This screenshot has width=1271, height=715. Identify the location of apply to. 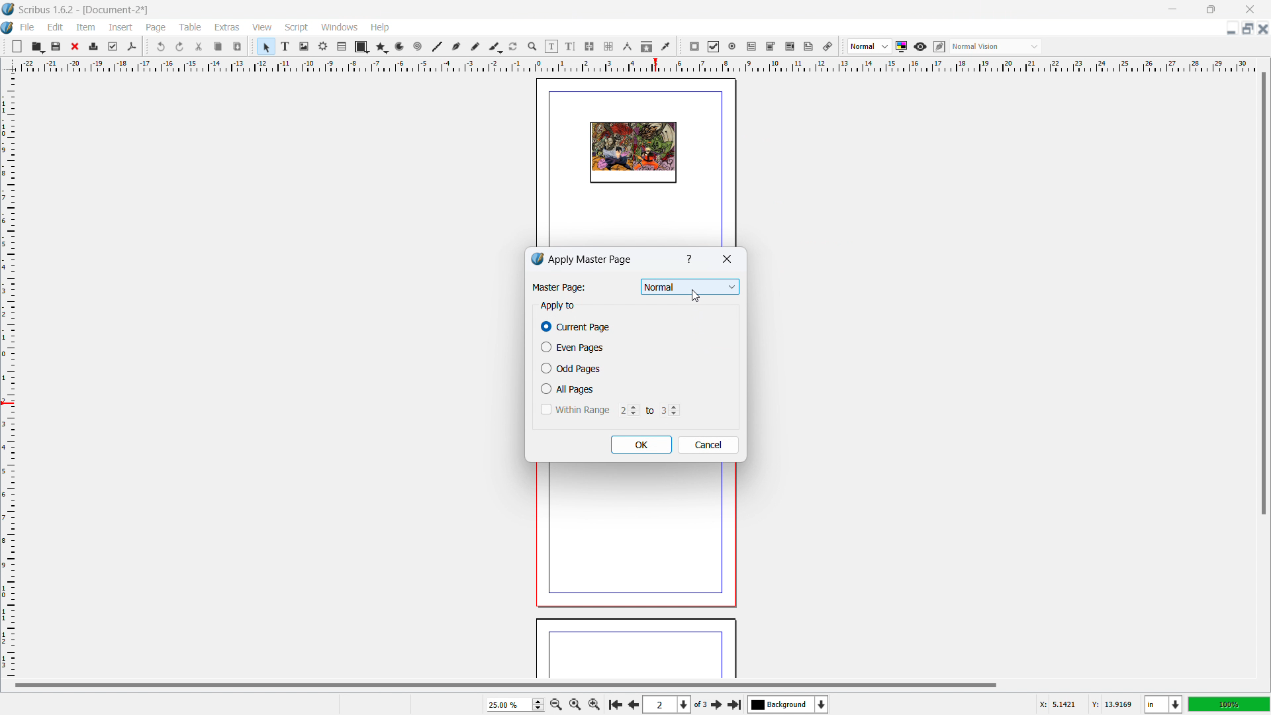
(557, 306).